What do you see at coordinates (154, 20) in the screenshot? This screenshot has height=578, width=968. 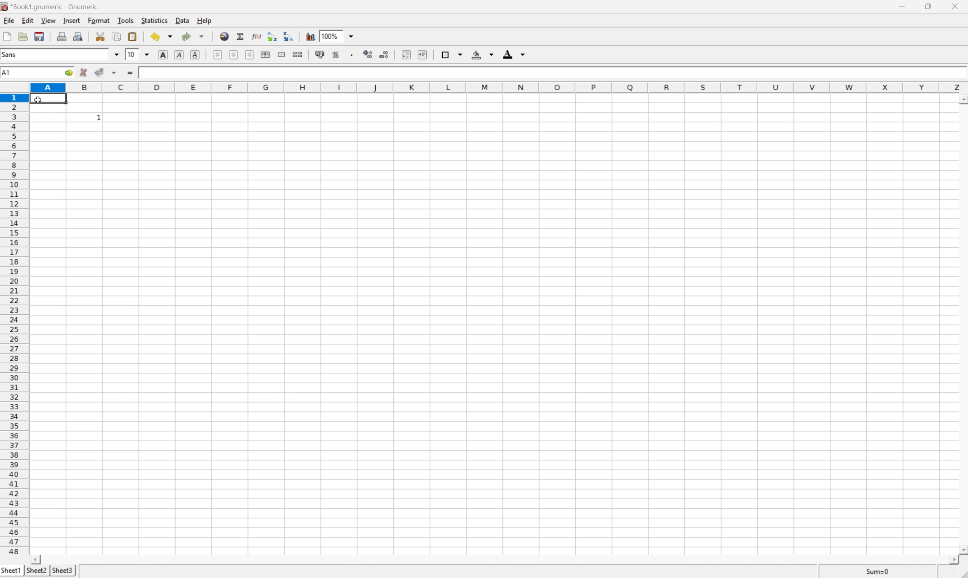 I see `statistics` at bounding box center [154, 20].